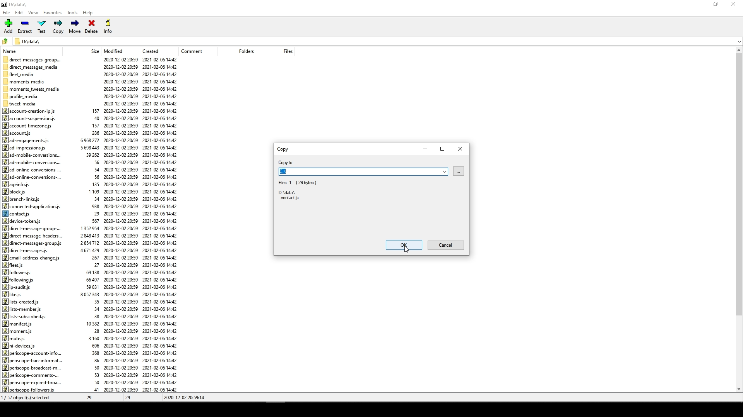 The height and width of the screenshot is (417, 743). I want to click on cursor, so click(407, 250).